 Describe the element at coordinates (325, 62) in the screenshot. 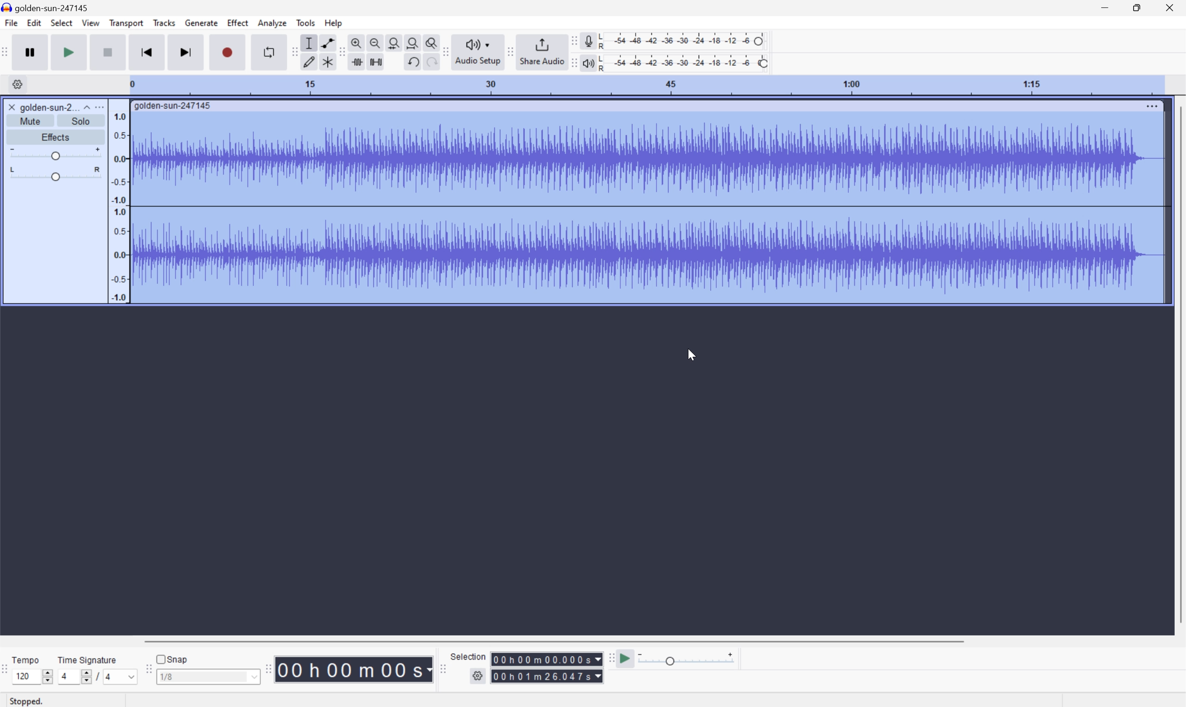

I see `Multi tool` at that location.